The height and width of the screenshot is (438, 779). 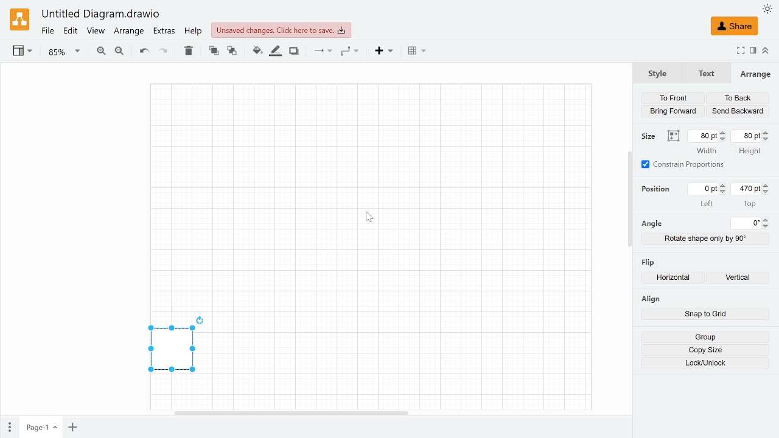 What do you see at coordinates (321, 51) in the screenshot?
I see `Connections` at bounding box center [321, 51].